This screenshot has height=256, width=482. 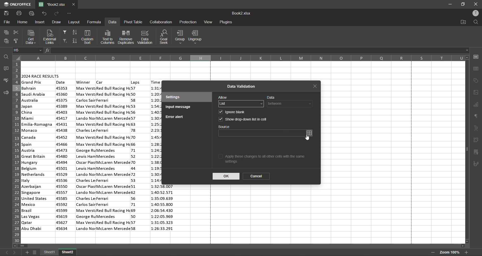 What do you see at coordinates (113, 158) in the screenshot?
I see `car` at bounding box center [113, 158].